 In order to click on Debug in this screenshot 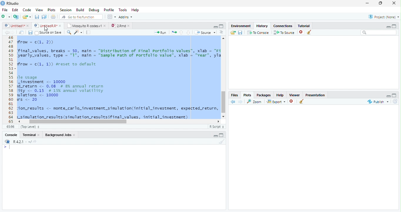, I will do `click(93, 10)`.